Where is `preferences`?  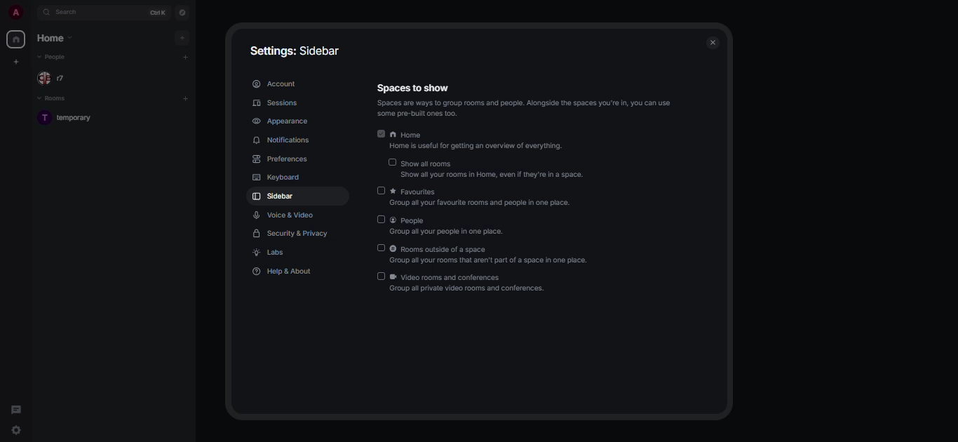 preferences is located at coordinates (283, 160).